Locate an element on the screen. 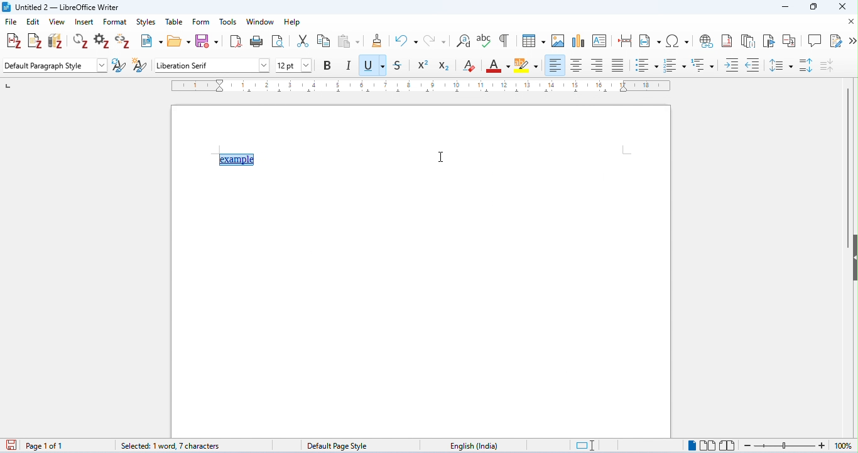  multipage view is located at coordinates (707, 445).